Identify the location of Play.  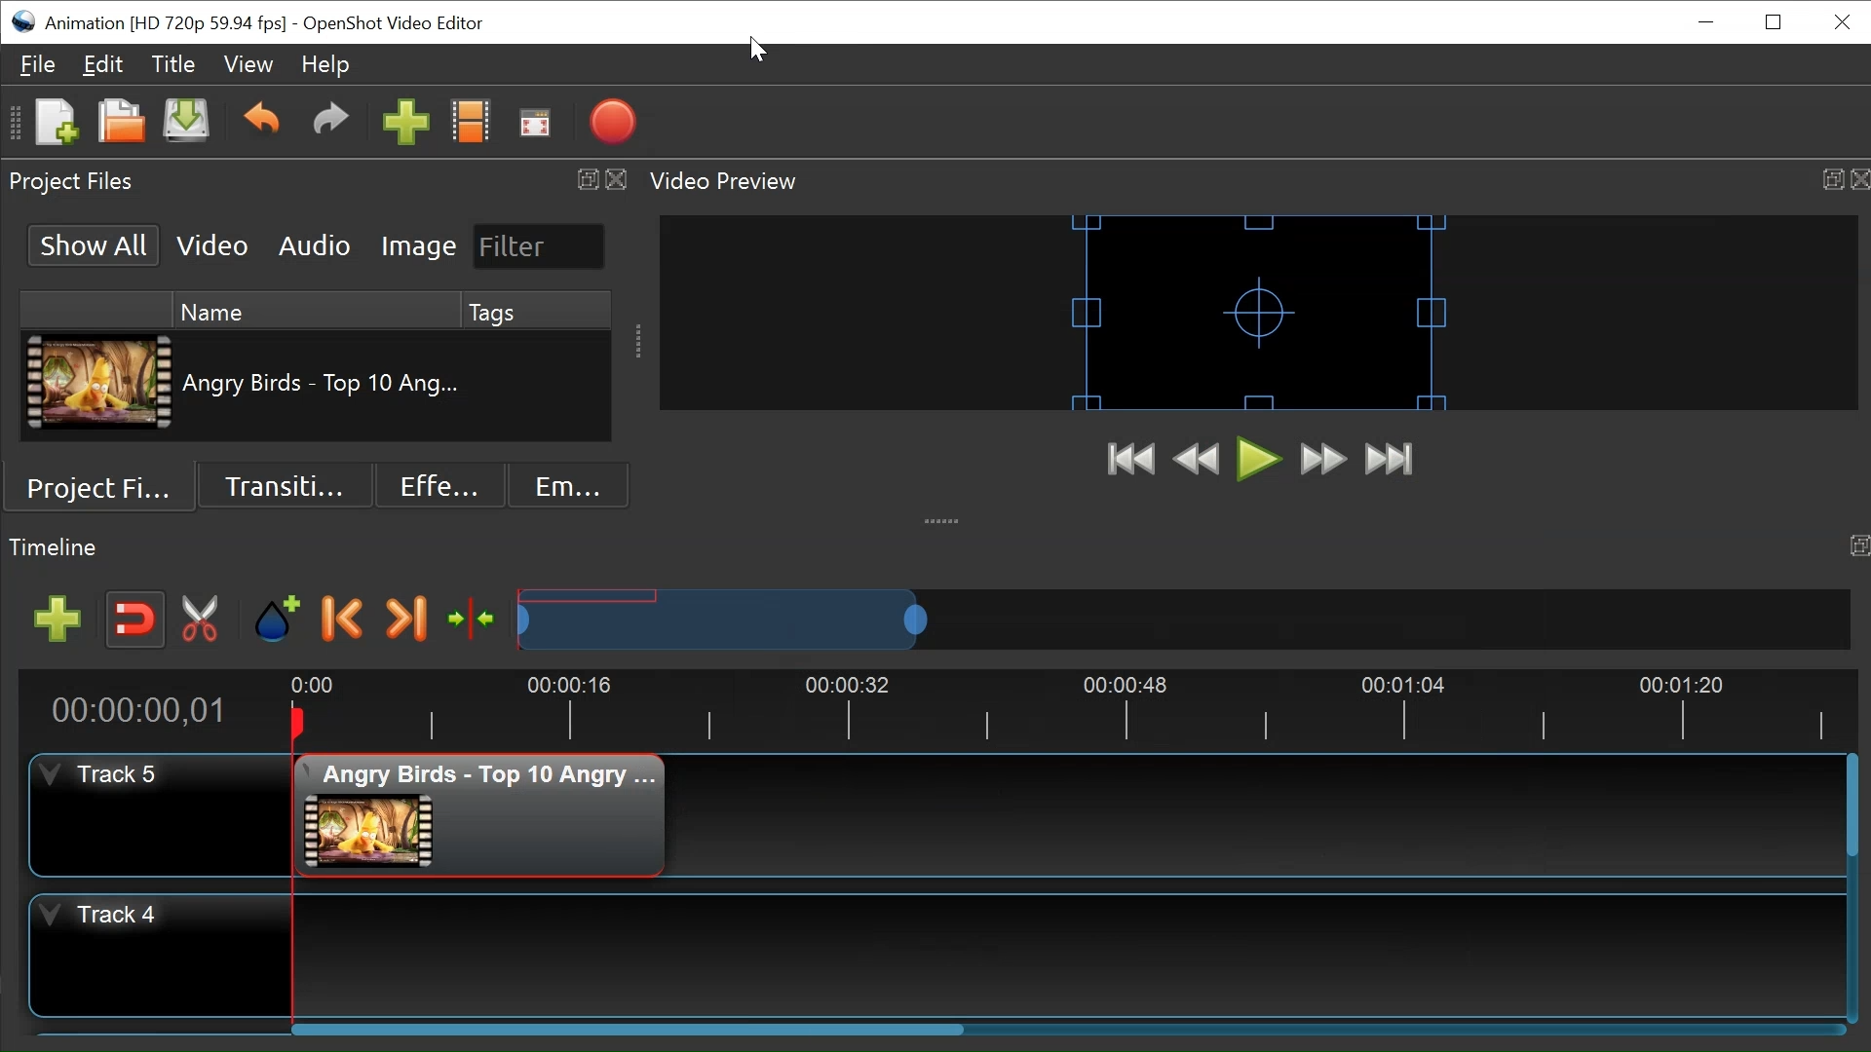
(1256, 459).